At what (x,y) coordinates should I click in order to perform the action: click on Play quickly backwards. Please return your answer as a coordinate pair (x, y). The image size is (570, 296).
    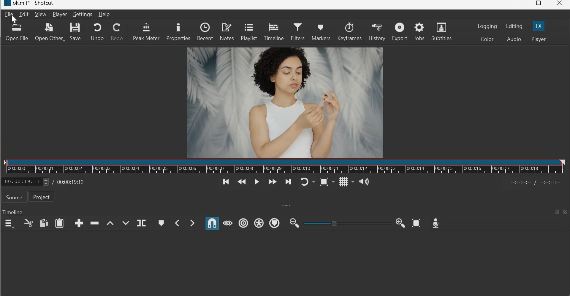
    Looking at the image, I should click on (242, 182).